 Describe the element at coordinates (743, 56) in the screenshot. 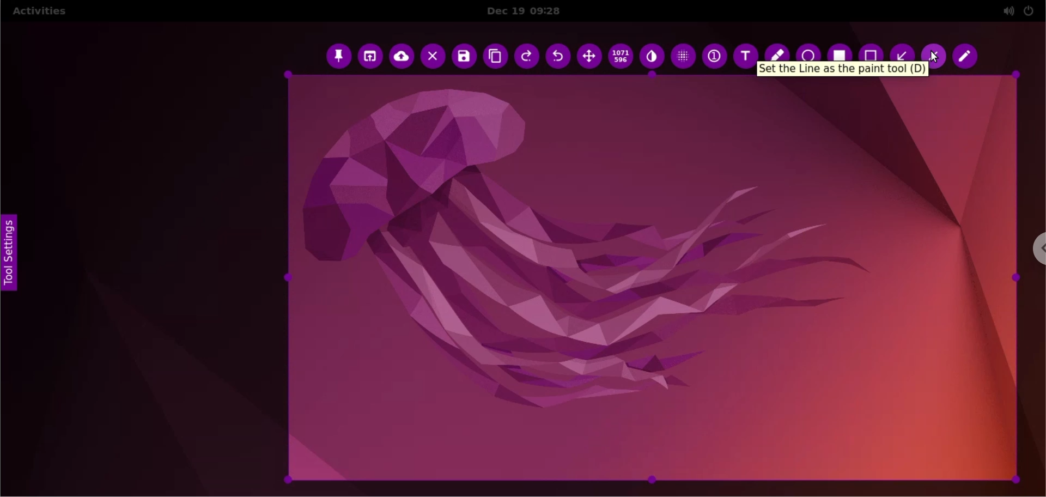

I see `text` at that location.